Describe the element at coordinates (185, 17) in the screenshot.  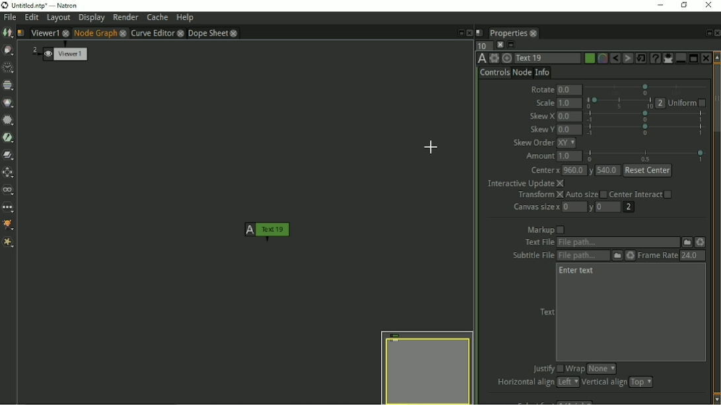
I see `Help` at that location.